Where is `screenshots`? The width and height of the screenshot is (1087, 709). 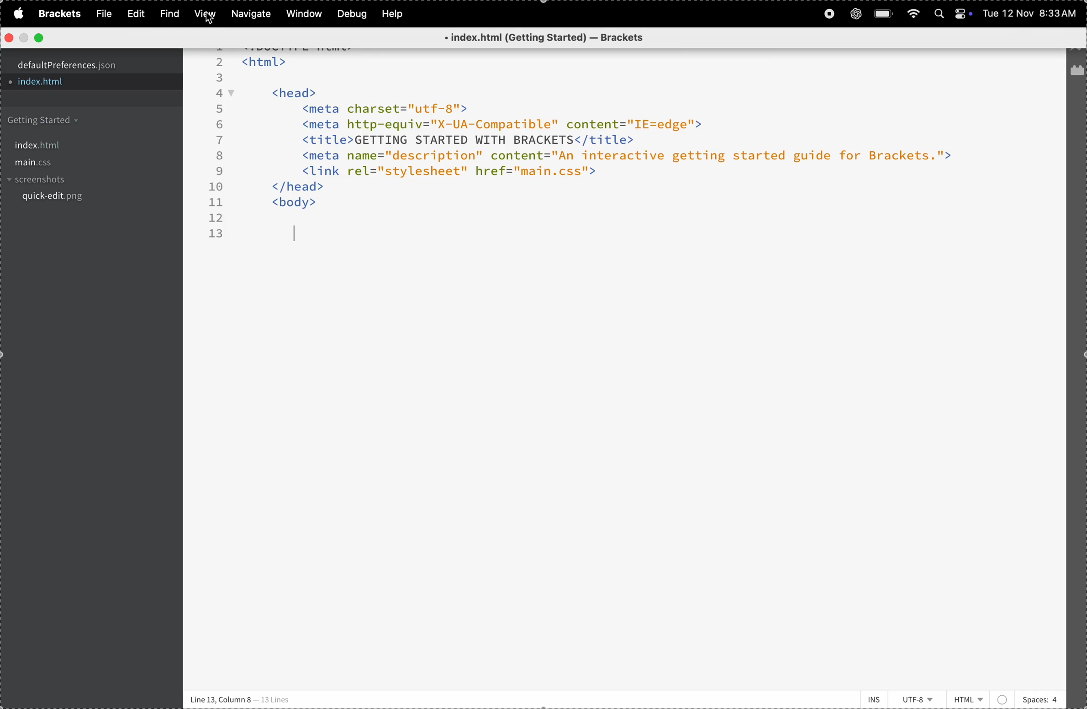 screenshots is located at coordinates (82, 180).